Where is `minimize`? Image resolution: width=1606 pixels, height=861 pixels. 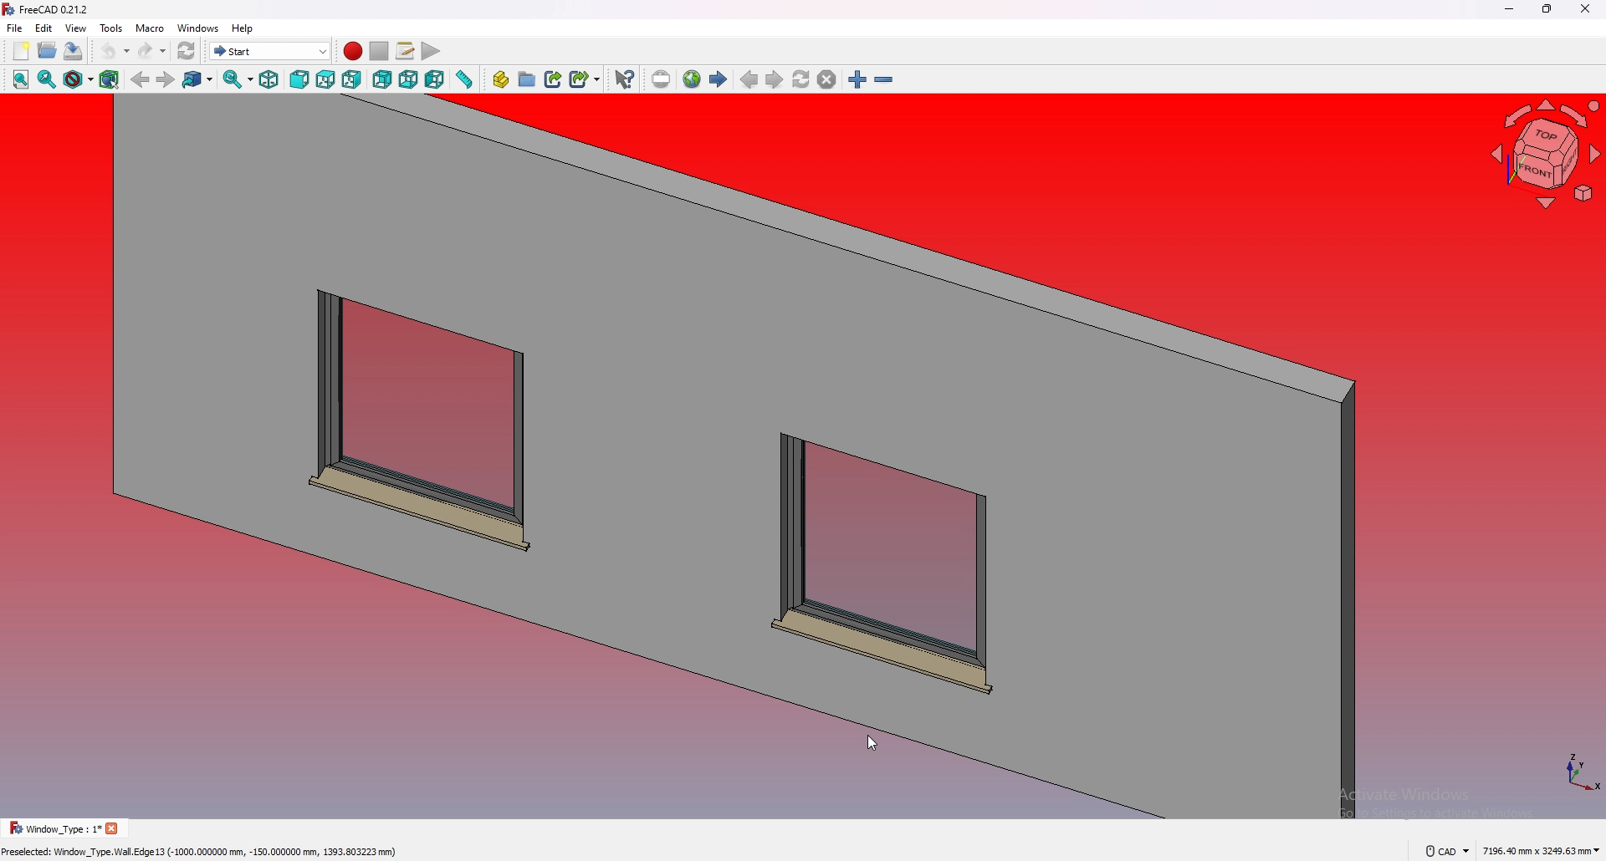 minimize is located at coordinates (1505, 10).